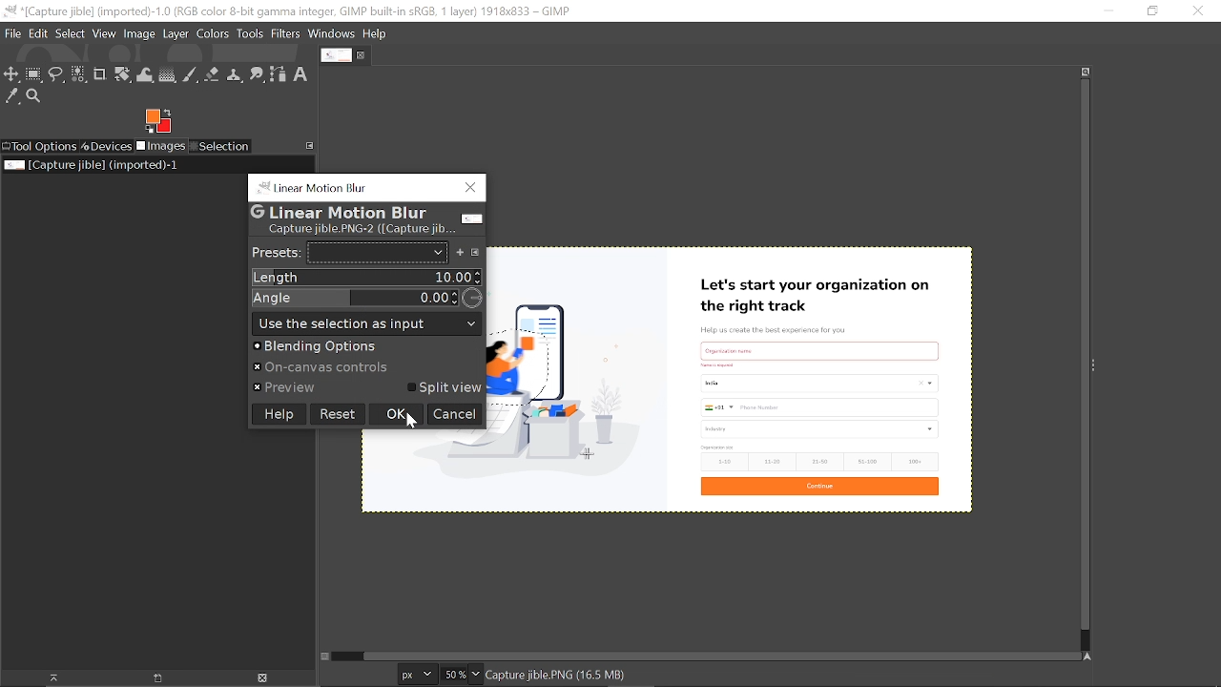 This screenshot has width=1221, height=687. I want to click on Move tool, so click(11, 73).